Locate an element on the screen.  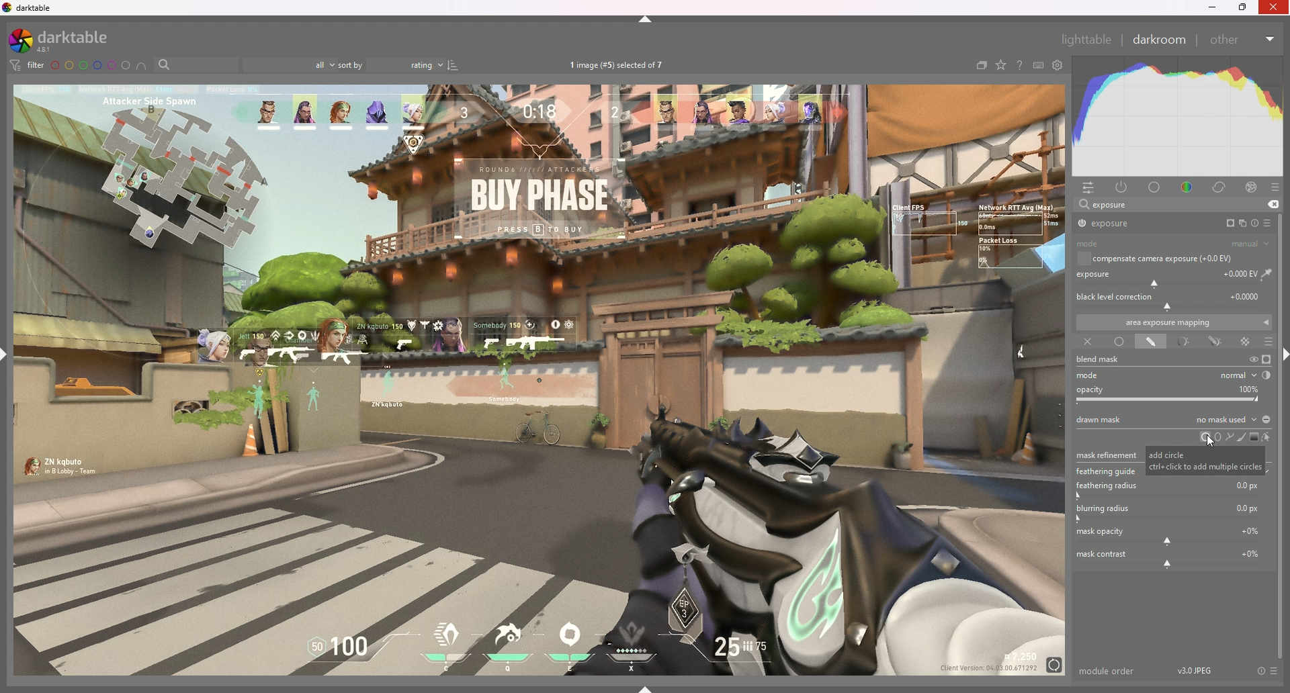
mode is located at coordinates (1173, 244).